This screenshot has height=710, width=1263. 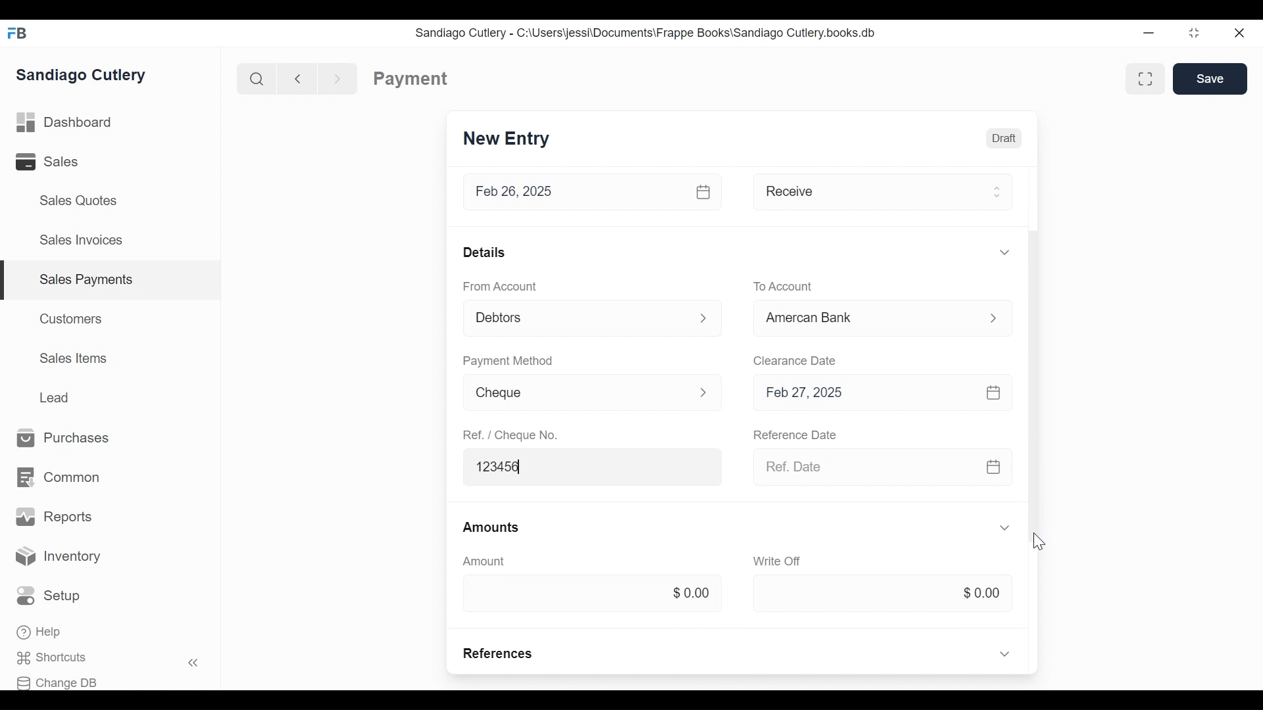 What do you see at coordinates (863, 318) in the screenshot?
I see `Cash` at bounding box center [863, 318].